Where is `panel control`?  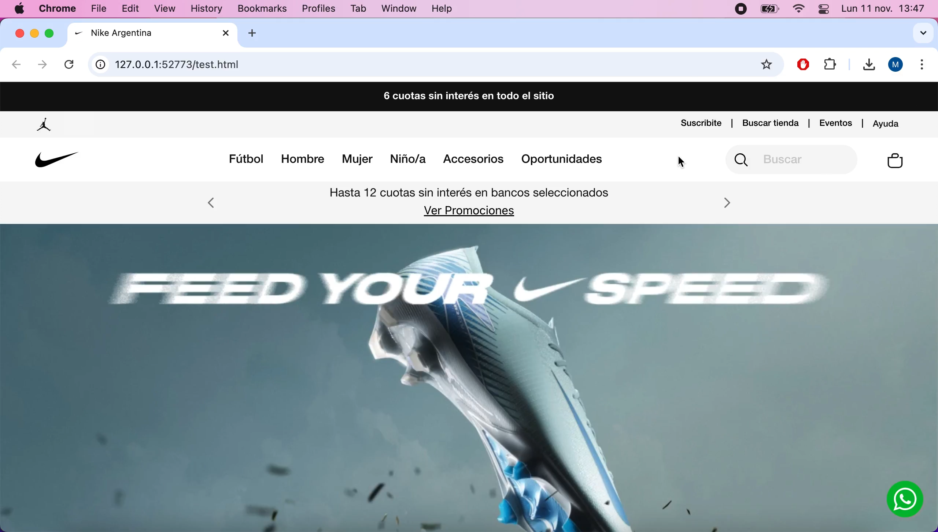 panel control is located at coordinates (823, 9).